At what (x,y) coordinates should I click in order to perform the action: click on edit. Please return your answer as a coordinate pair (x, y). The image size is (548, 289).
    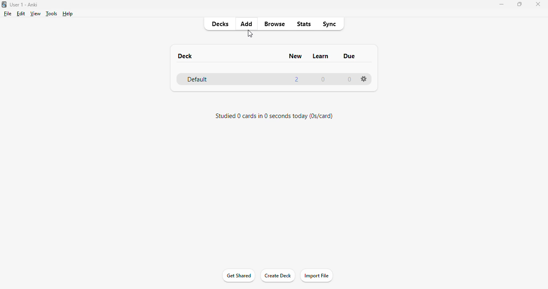
    Looking at the image, I should click on (21, 13).